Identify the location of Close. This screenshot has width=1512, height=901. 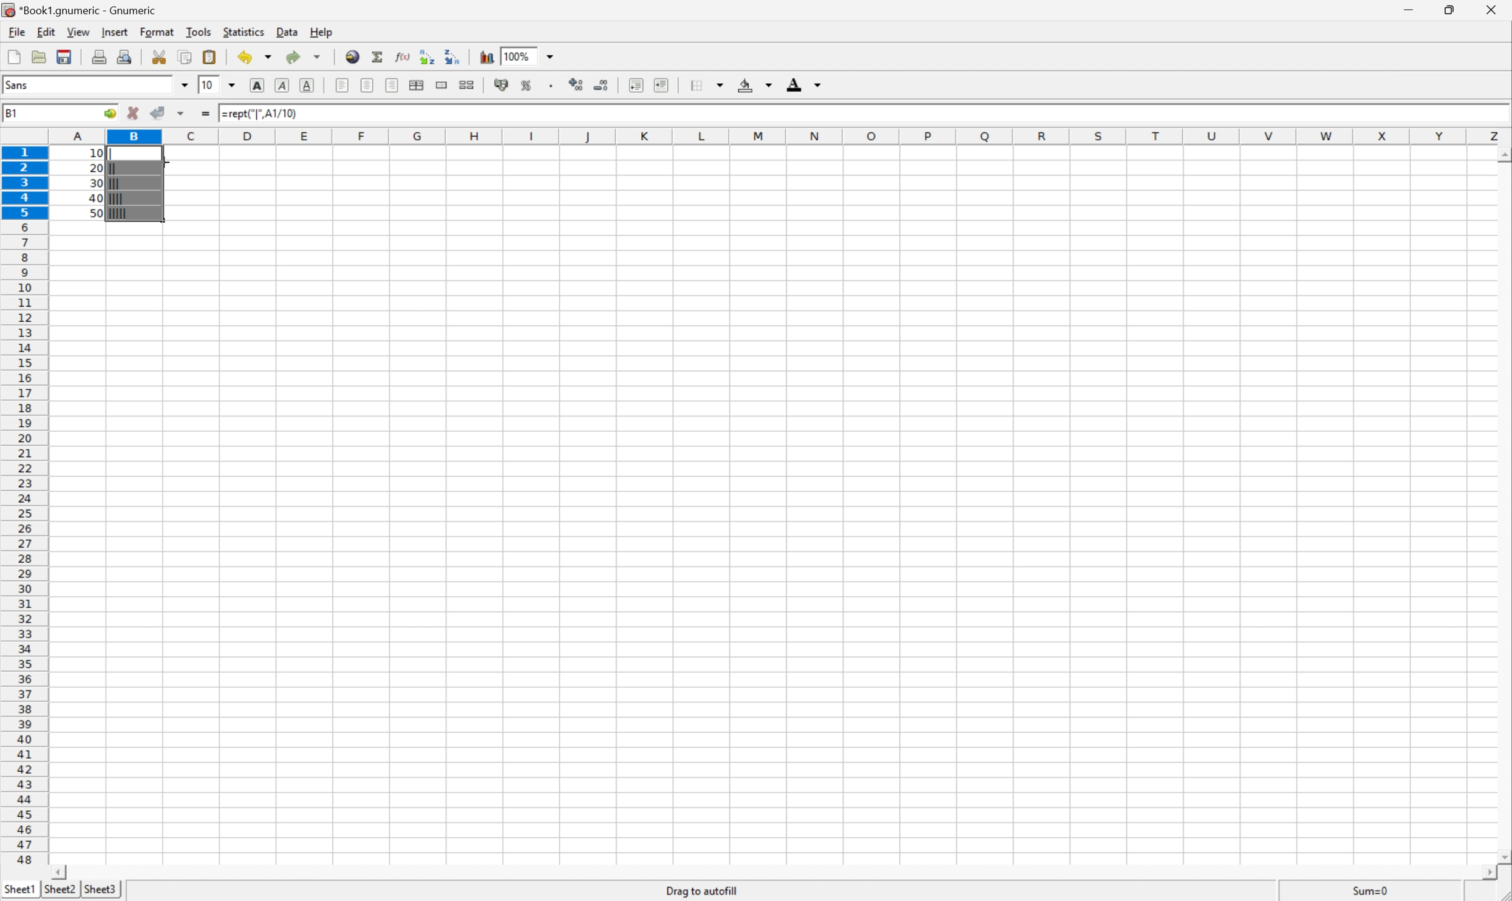
(1493, 8).